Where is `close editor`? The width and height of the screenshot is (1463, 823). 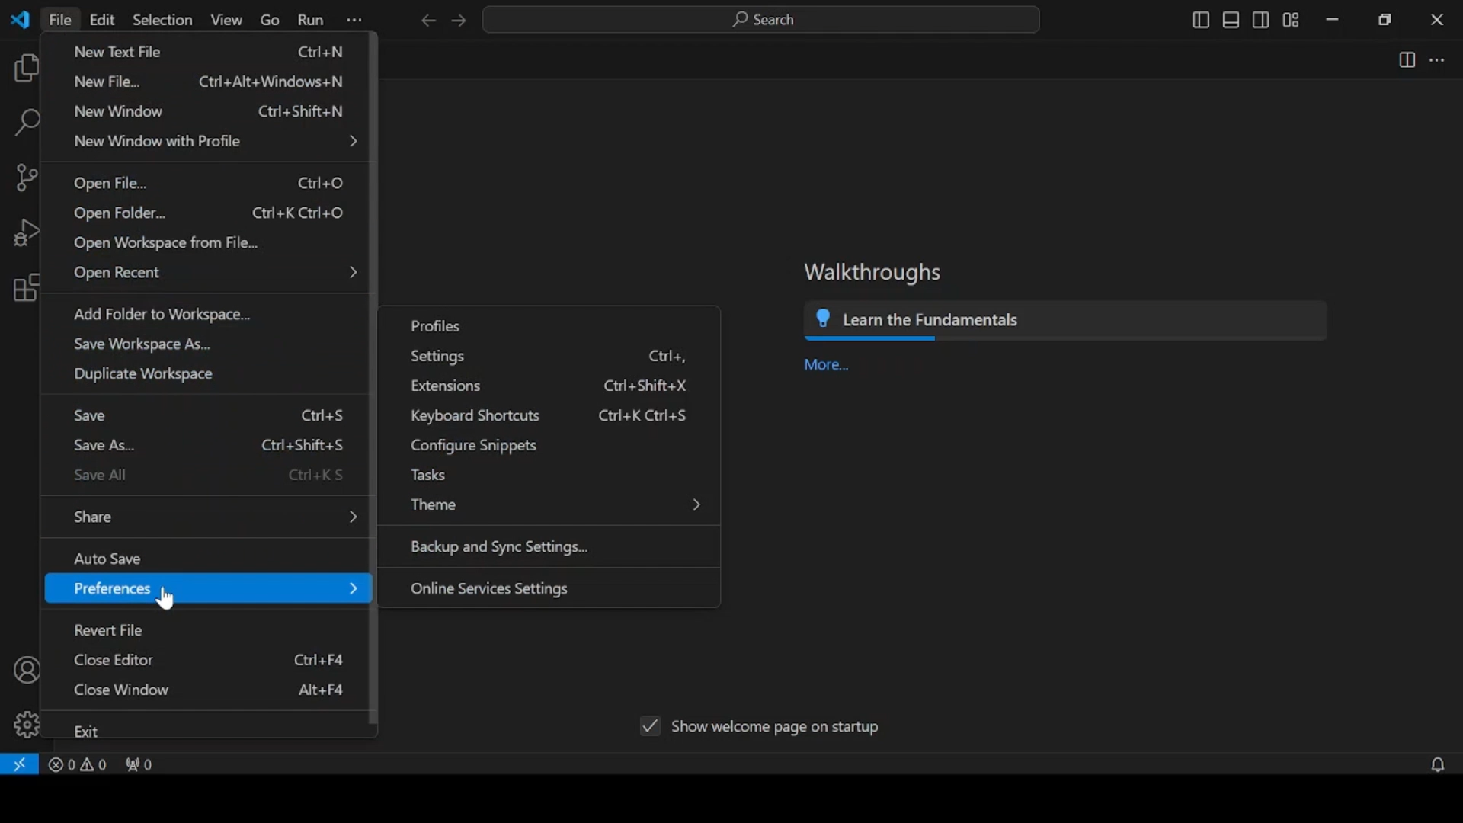 close editor is located at coordinates (117, 661).